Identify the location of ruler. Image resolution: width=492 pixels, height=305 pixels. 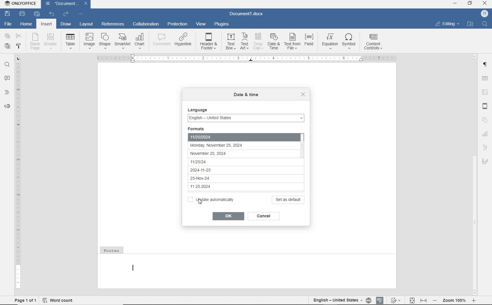
(17, 173).